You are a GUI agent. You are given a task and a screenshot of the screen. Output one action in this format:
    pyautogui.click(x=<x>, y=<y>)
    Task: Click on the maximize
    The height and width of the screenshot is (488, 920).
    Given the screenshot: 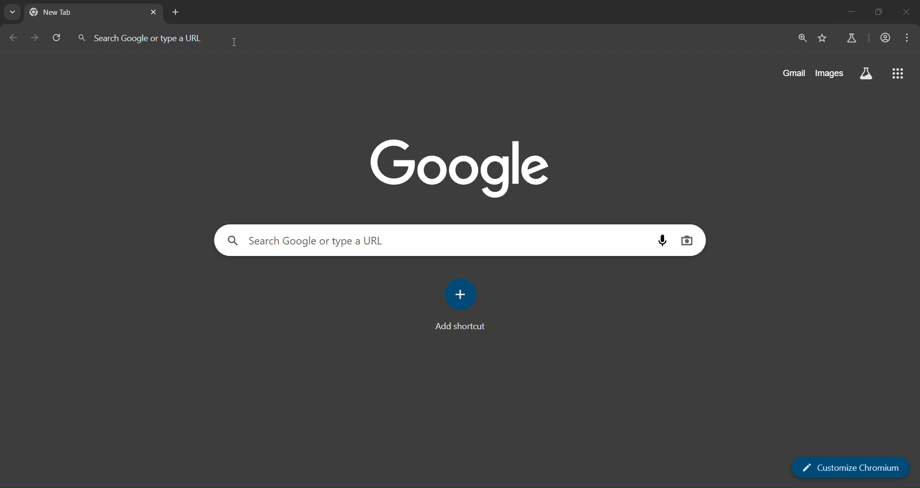 What is the action you would take?
    pyautogui.click(x=883, y=11)
    